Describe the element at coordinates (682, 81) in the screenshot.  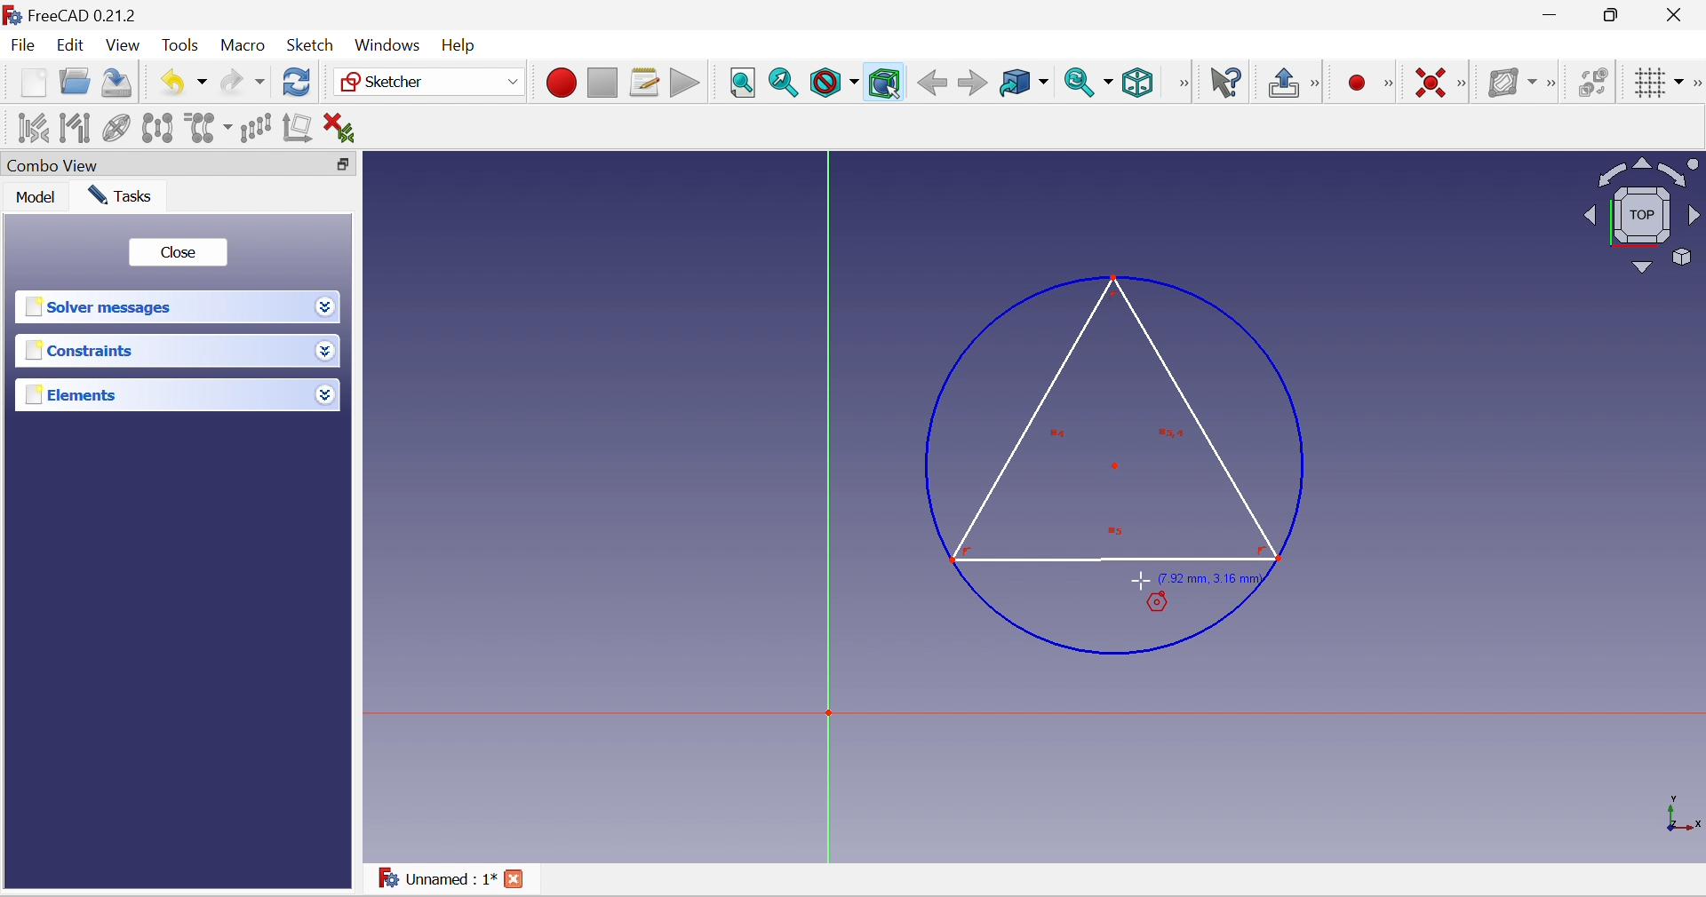
I see `Execute macro` at that location.